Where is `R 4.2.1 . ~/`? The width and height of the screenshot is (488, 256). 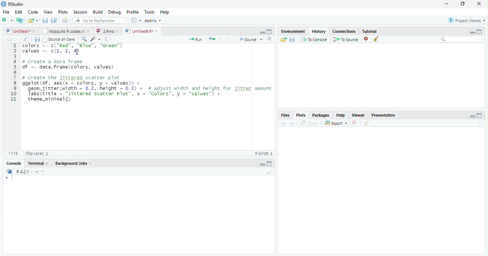
R 4.2.1 . ~/ is located at coordinates (27, 171).